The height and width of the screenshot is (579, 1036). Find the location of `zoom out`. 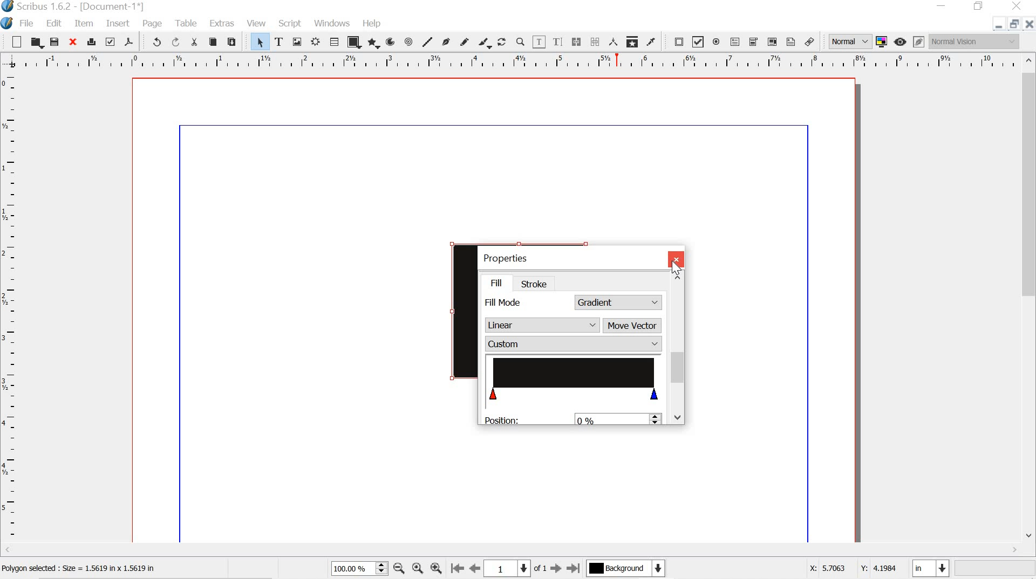

zoom out is located at coordinates (399, 568).